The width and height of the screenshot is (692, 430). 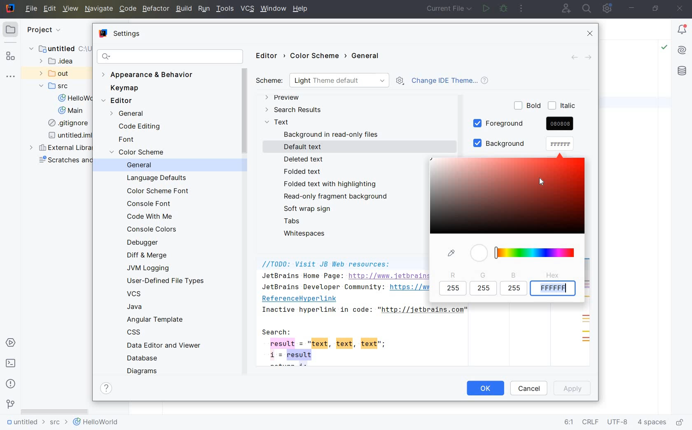 What do you see at coordinates (143, 371) in the screenshot?
I see `DIAGRAMS` at bounding box center [143, 371].